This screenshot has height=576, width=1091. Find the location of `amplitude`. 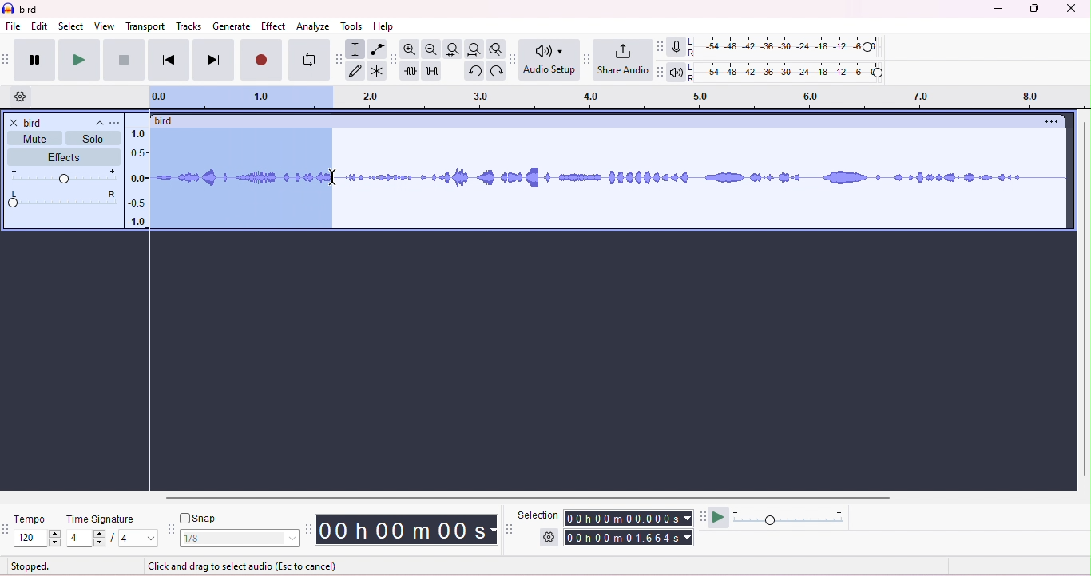

amplitude is located at coordinates (137, 176).